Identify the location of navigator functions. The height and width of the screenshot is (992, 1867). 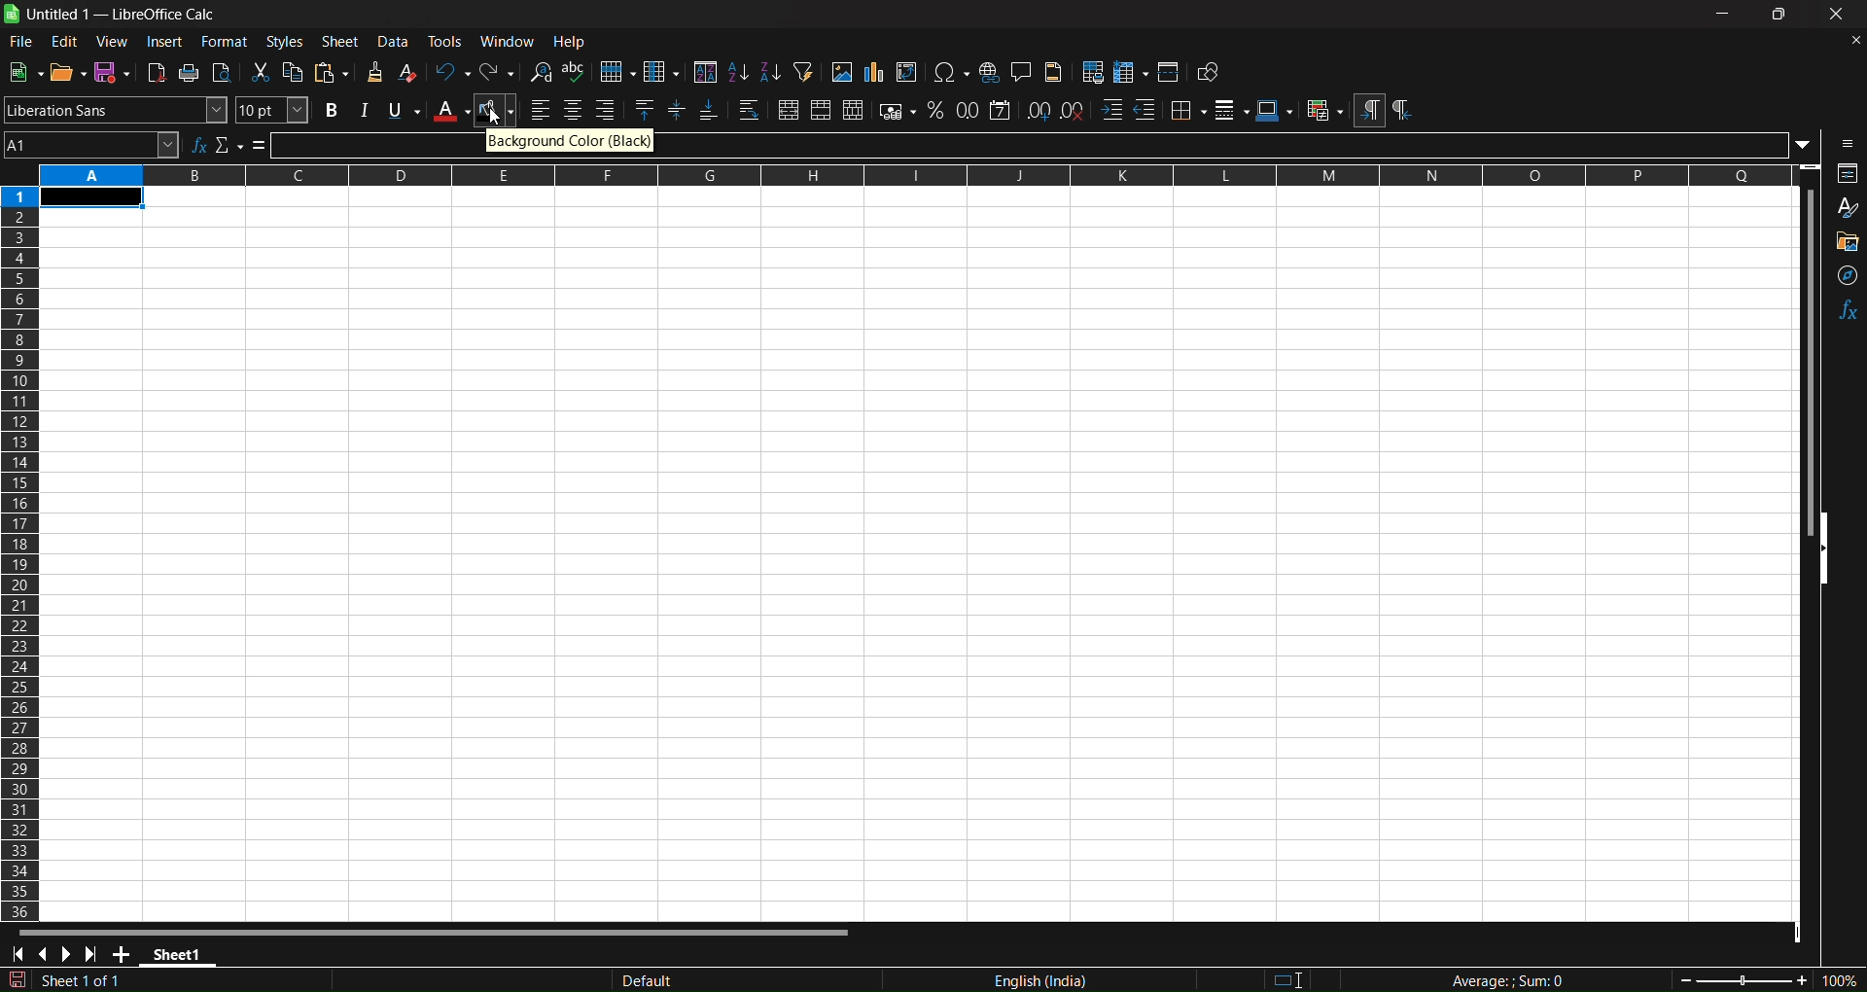
(1845, 270).